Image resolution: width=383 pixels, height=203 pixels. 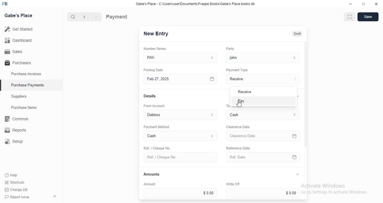 What do you see at coordinates (368, 17) in the screenshot?
I see `Save` at bounding box center [368, 17].